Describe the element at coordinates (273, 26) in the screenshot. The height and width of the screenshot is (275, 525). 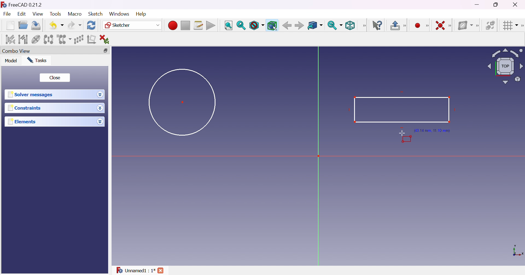
I see `Bounding box` at that location.